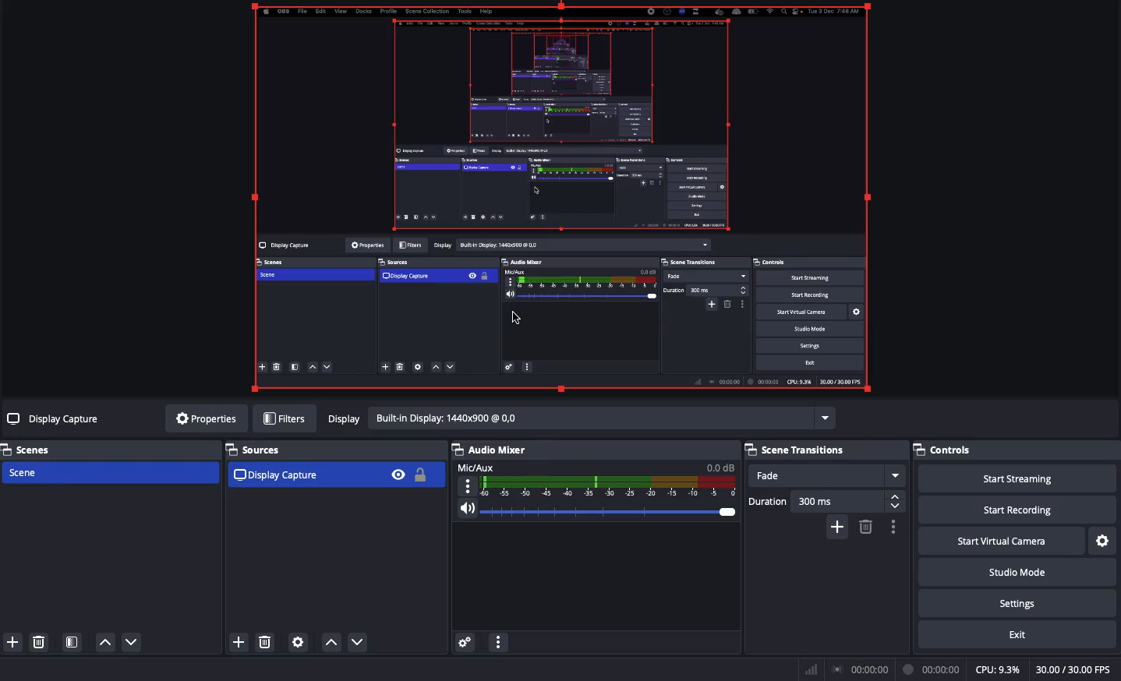 This screenshot has width=1121, height=681. What do you see at coordinates (999, 670) in the screenshot?
I see `CPU` at bounding box center [999, 670].